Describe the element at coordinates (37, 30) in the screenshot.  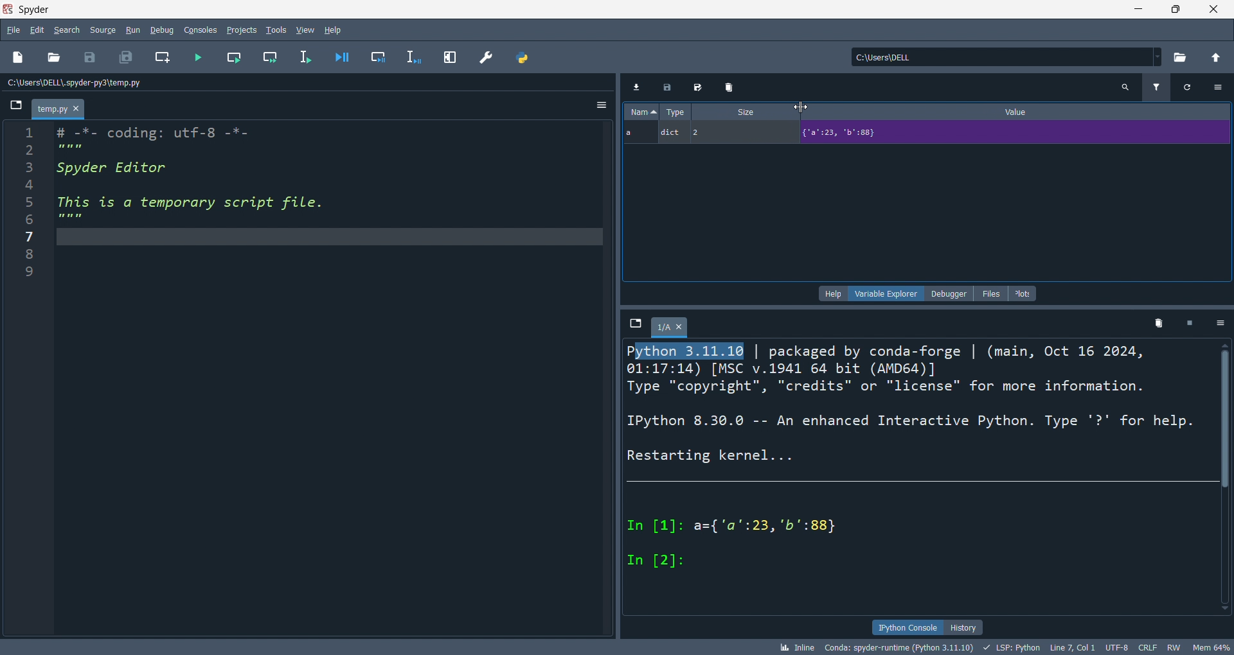
I see `edti` at that location.